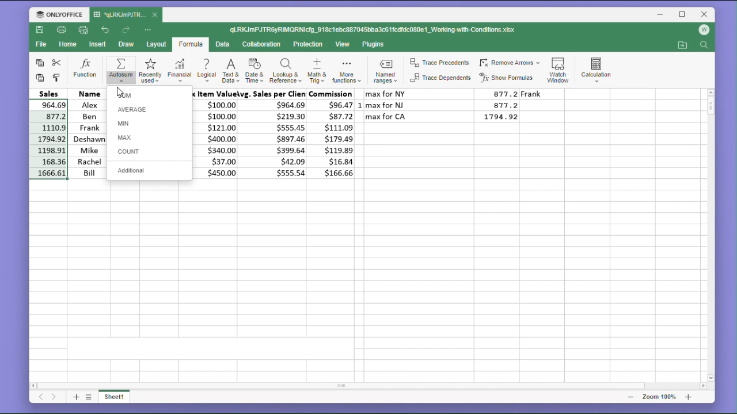  Describe the element at coordinates (560, 68) in the screenshot. I see `watch window` at that location.